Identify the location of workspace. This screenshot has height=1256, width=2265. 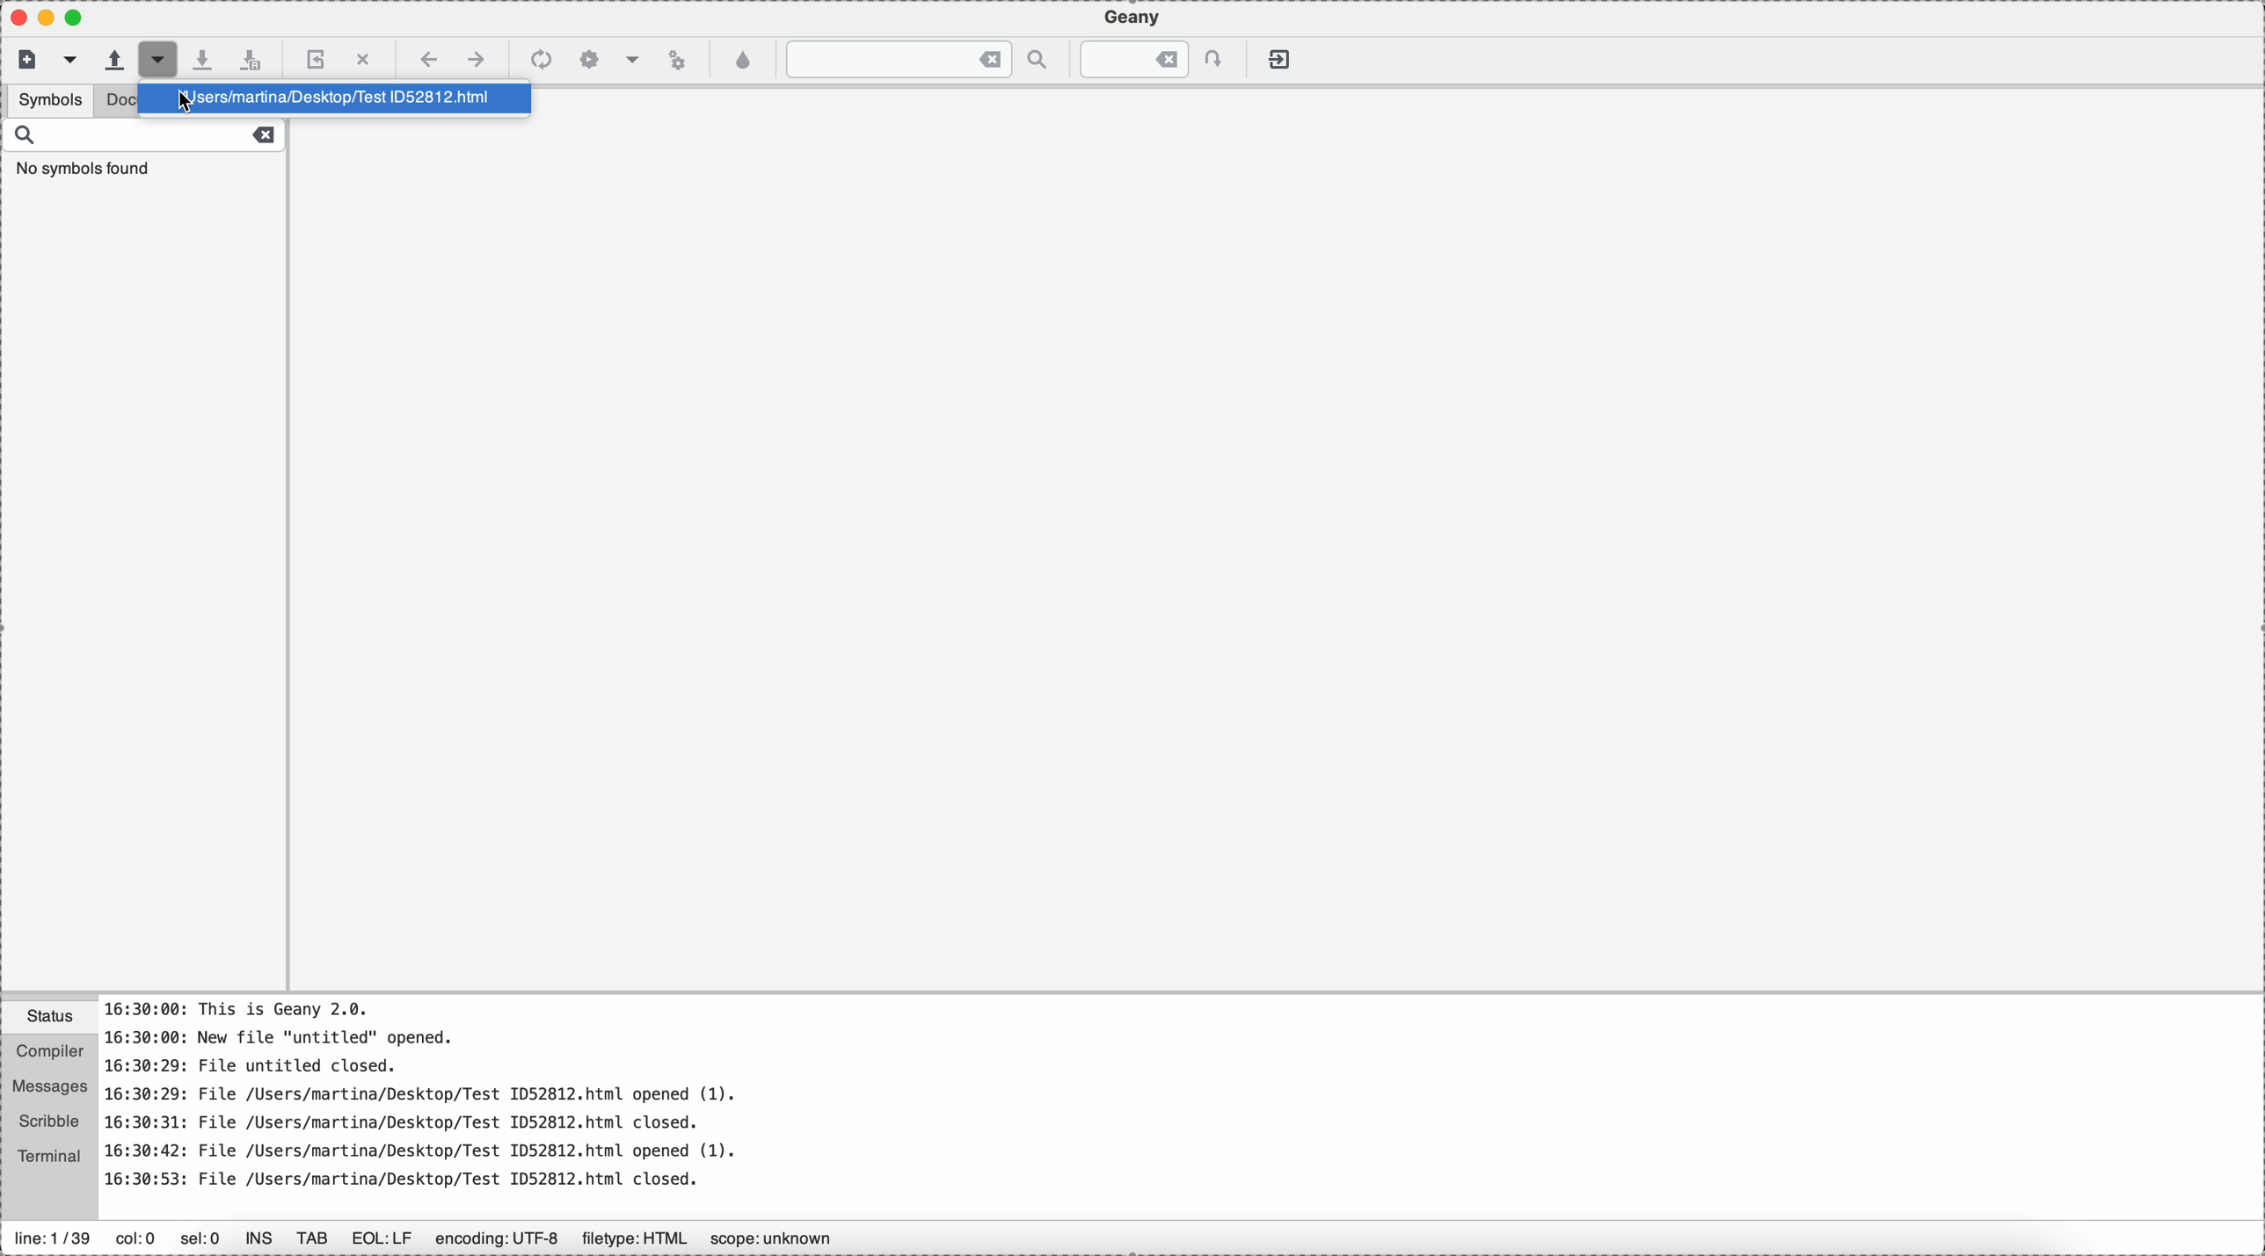
(1281, 562).